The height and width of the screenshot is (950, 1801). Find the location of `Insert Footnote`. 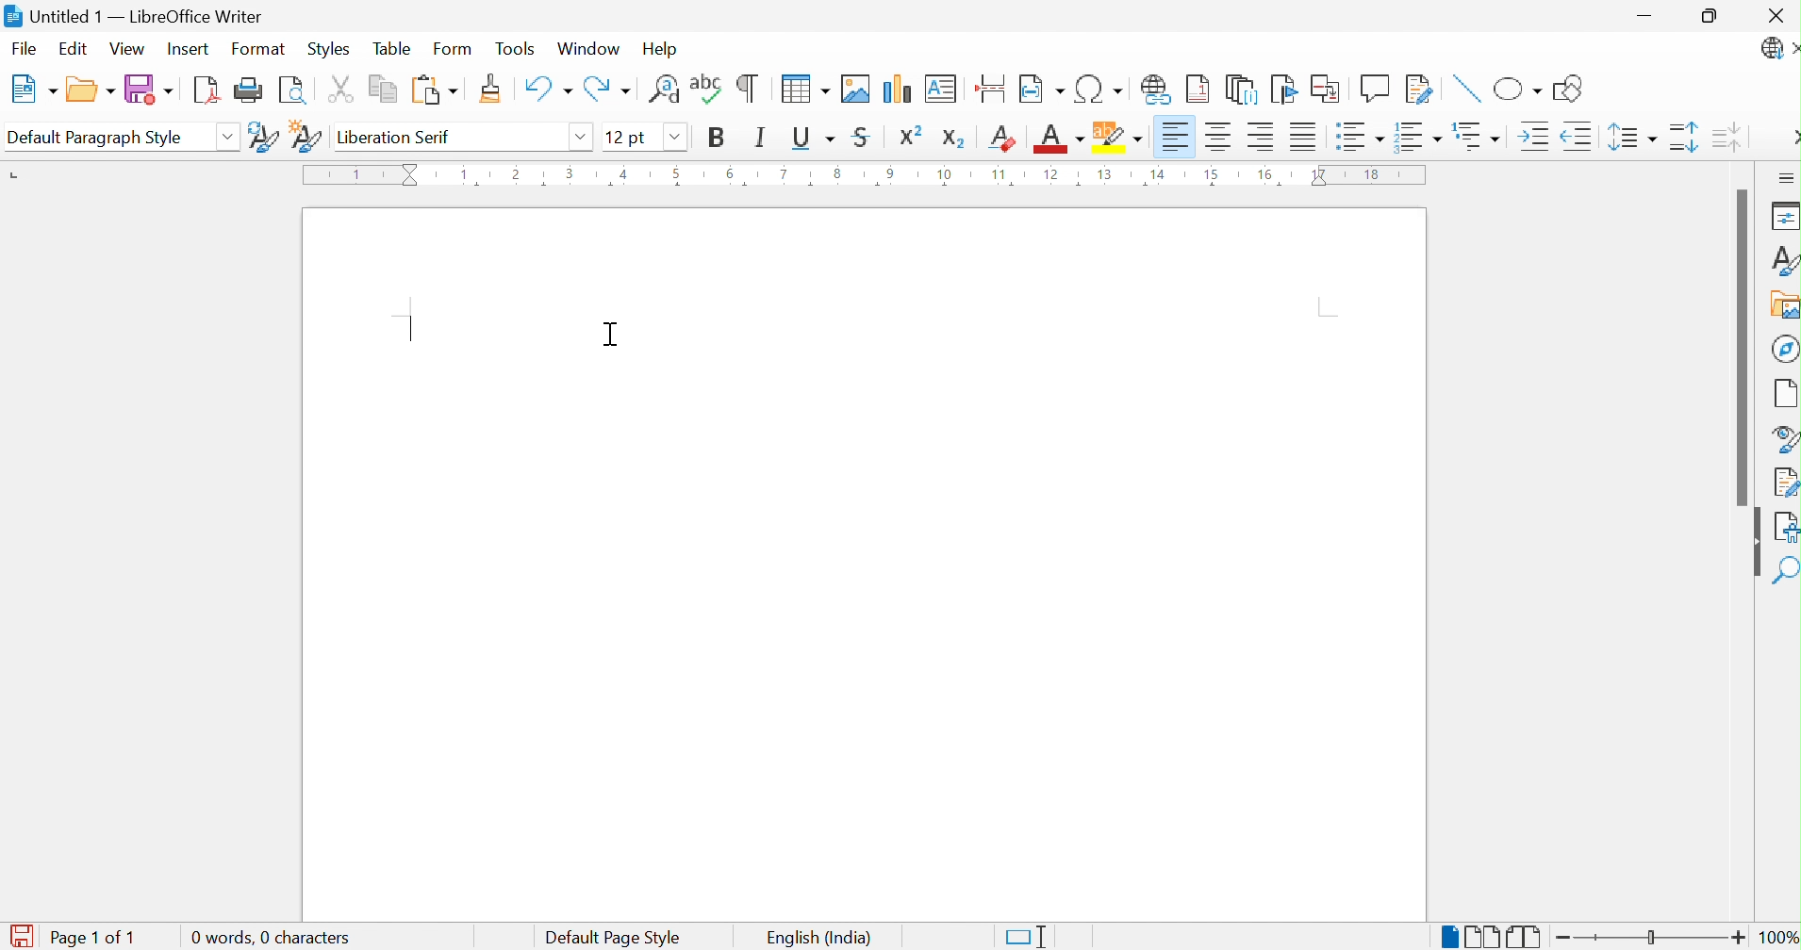

Insert Footnote is located at coordinates (1198, 90).